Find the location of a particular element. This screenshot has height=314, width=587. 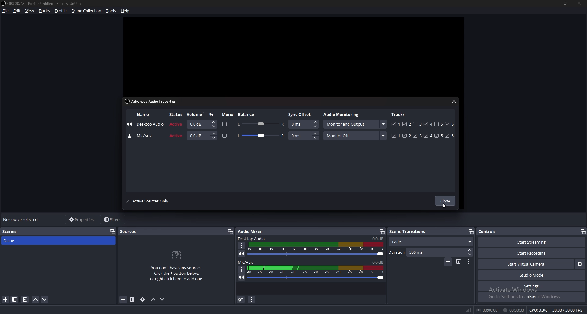

source properties is located at coordinates (142, 300).